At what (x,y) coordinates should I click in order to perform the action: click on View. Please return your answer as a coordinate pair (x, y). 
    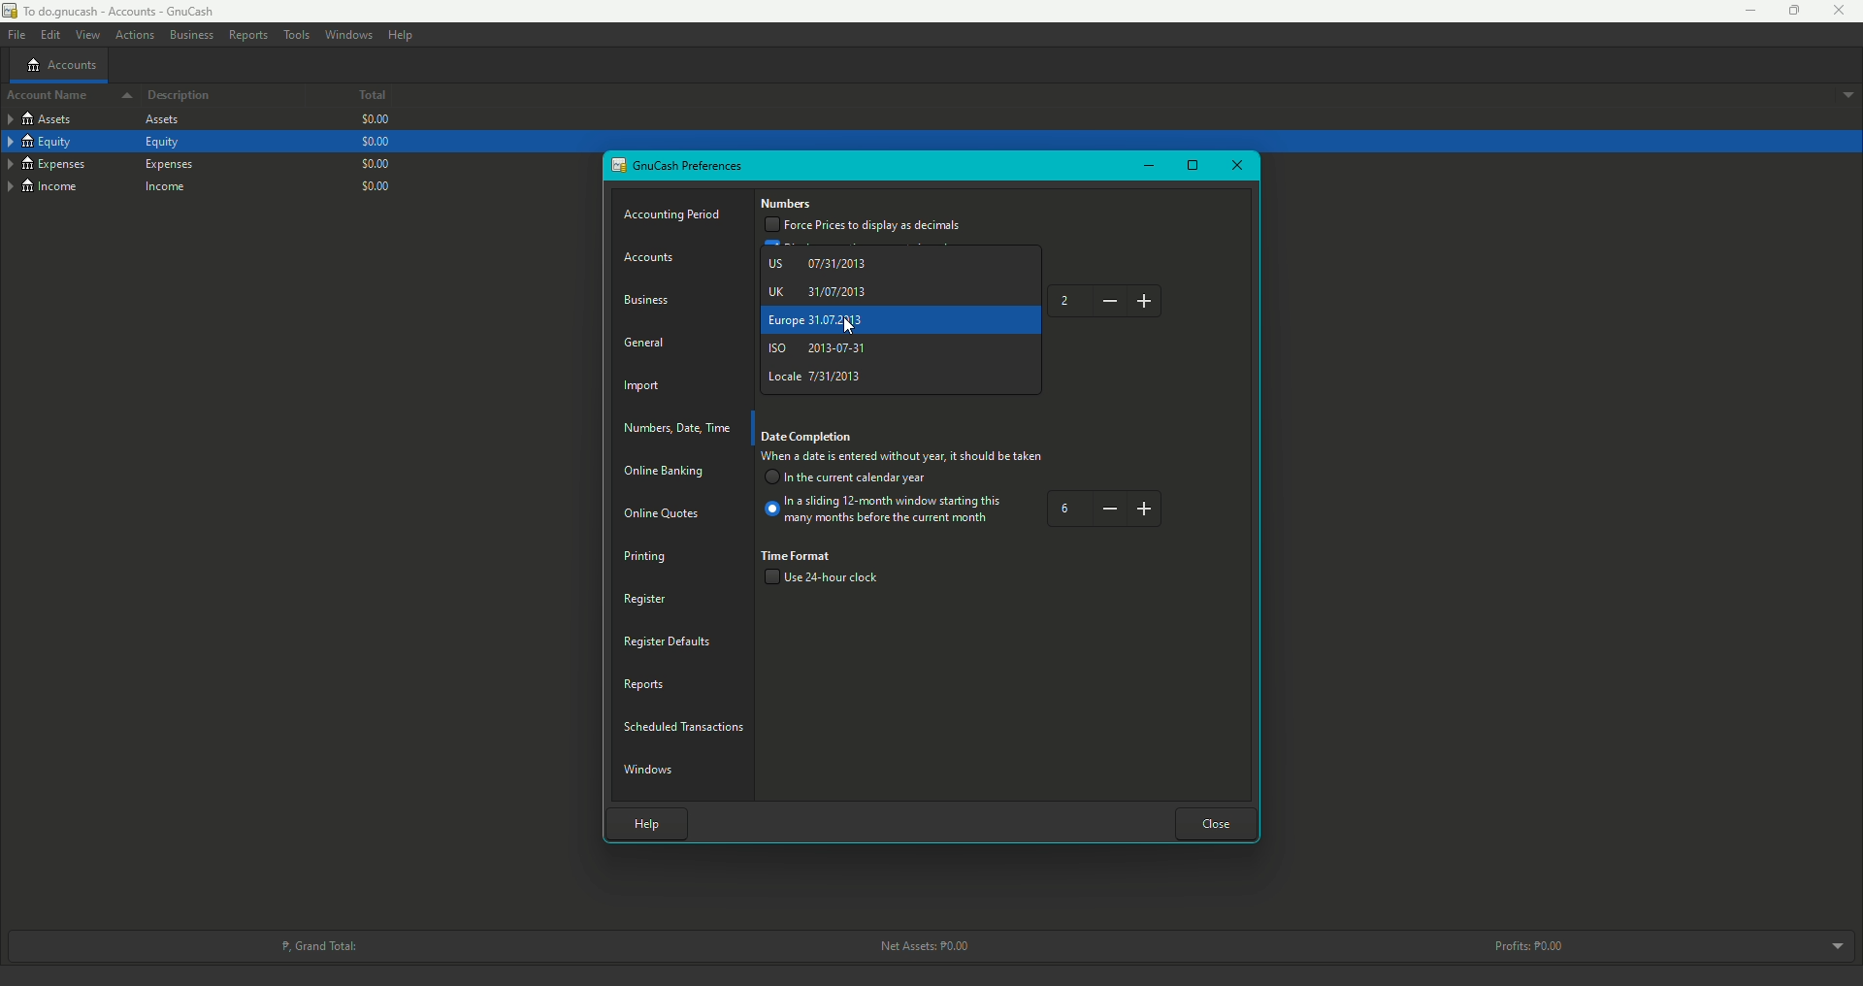
    Looking at the image, I should click on (86, 35).